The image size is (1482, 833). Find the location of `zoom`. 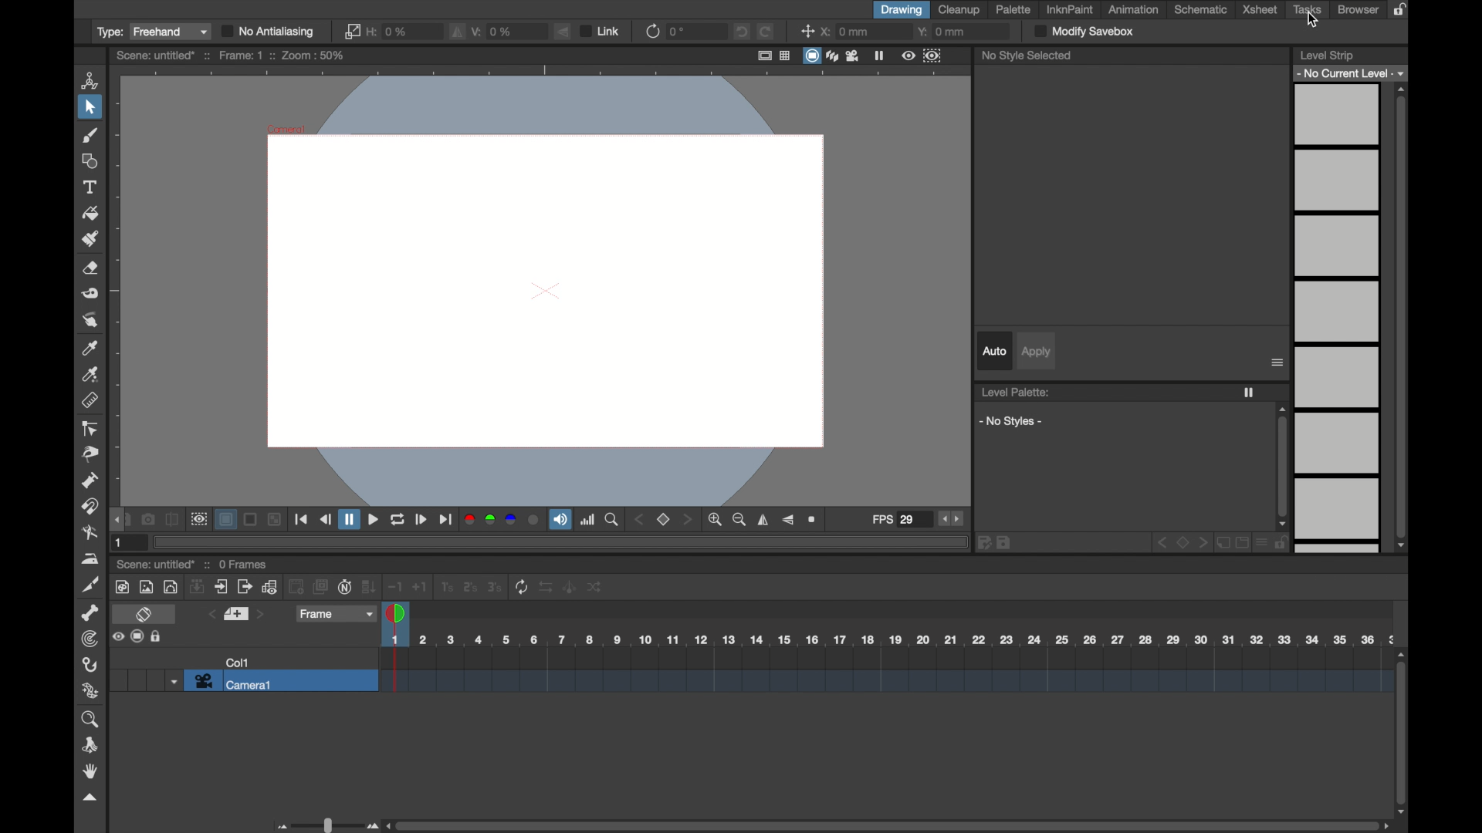

zoom is located at coordinates (814, 520).